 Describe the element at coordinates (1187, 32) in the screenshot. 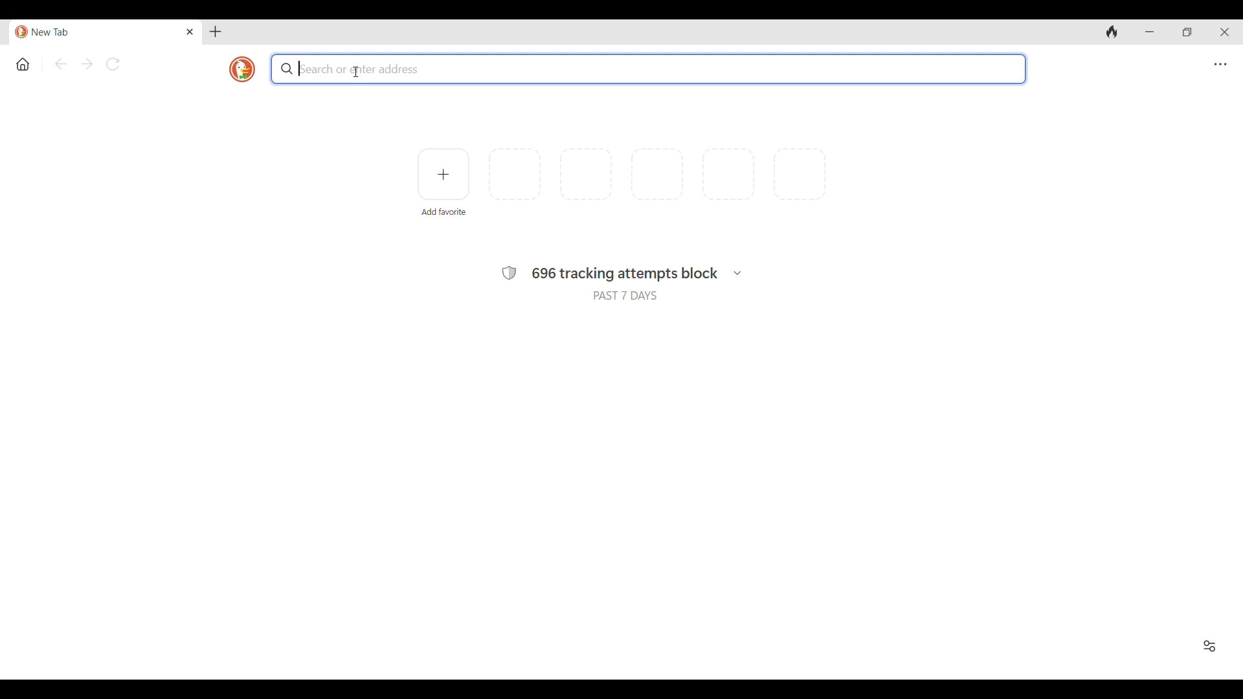

I see `Show interface in a smaller tab` at that location.